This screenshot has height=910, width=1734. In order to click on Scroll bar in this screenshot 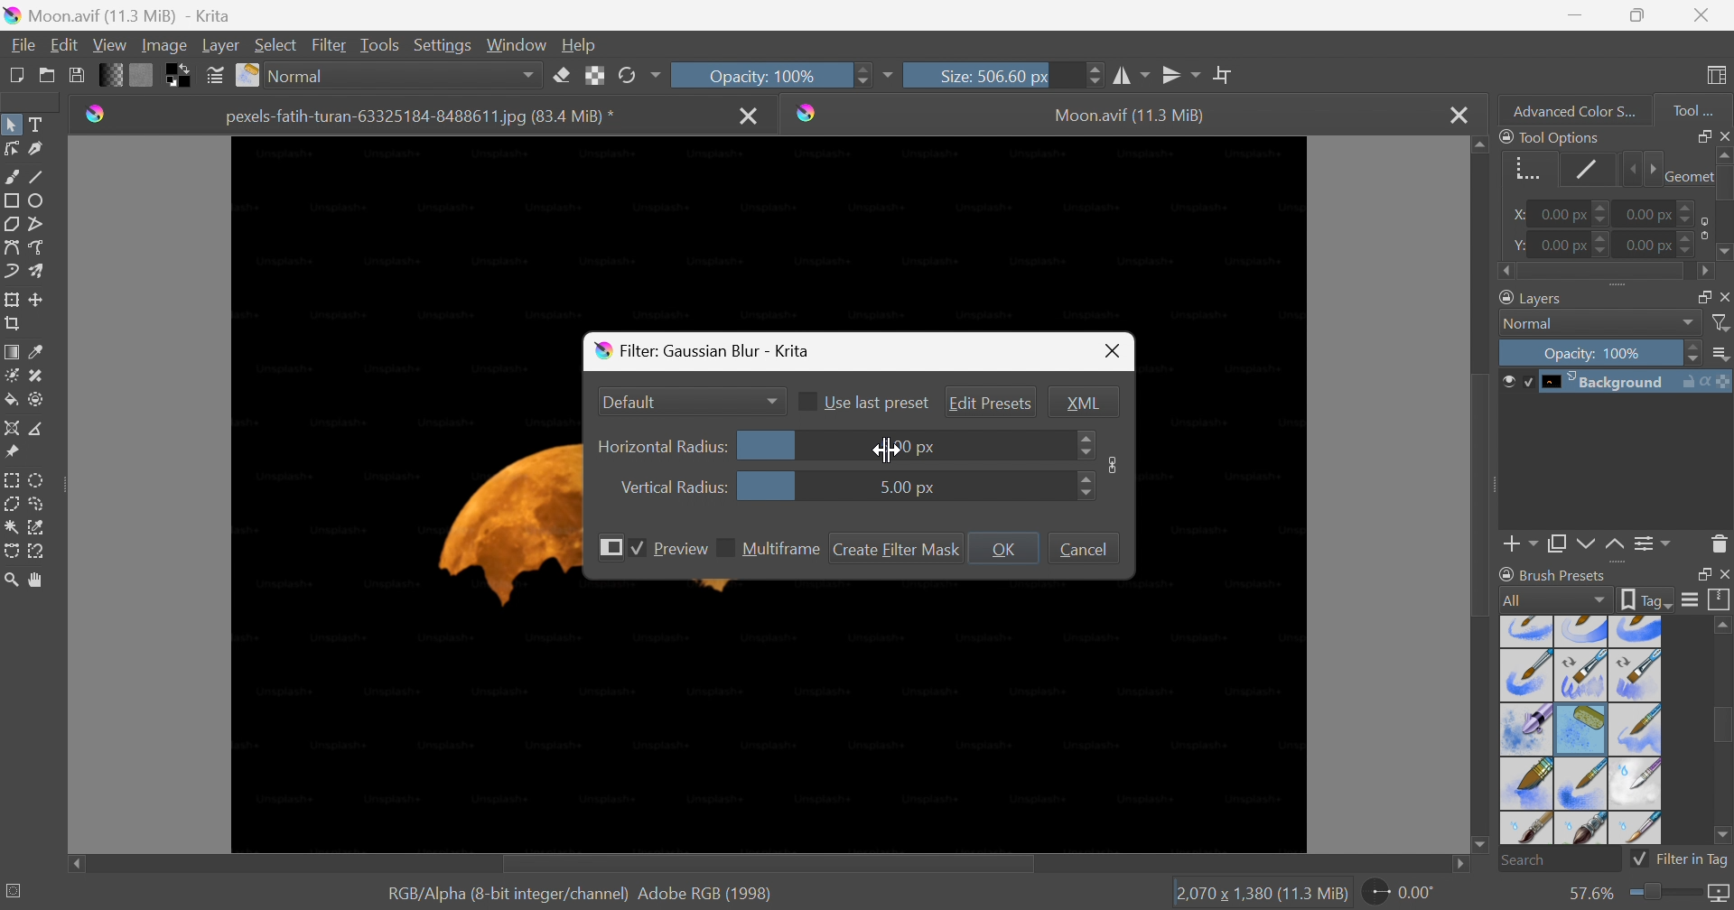, I will do `click(1723, 182)`.